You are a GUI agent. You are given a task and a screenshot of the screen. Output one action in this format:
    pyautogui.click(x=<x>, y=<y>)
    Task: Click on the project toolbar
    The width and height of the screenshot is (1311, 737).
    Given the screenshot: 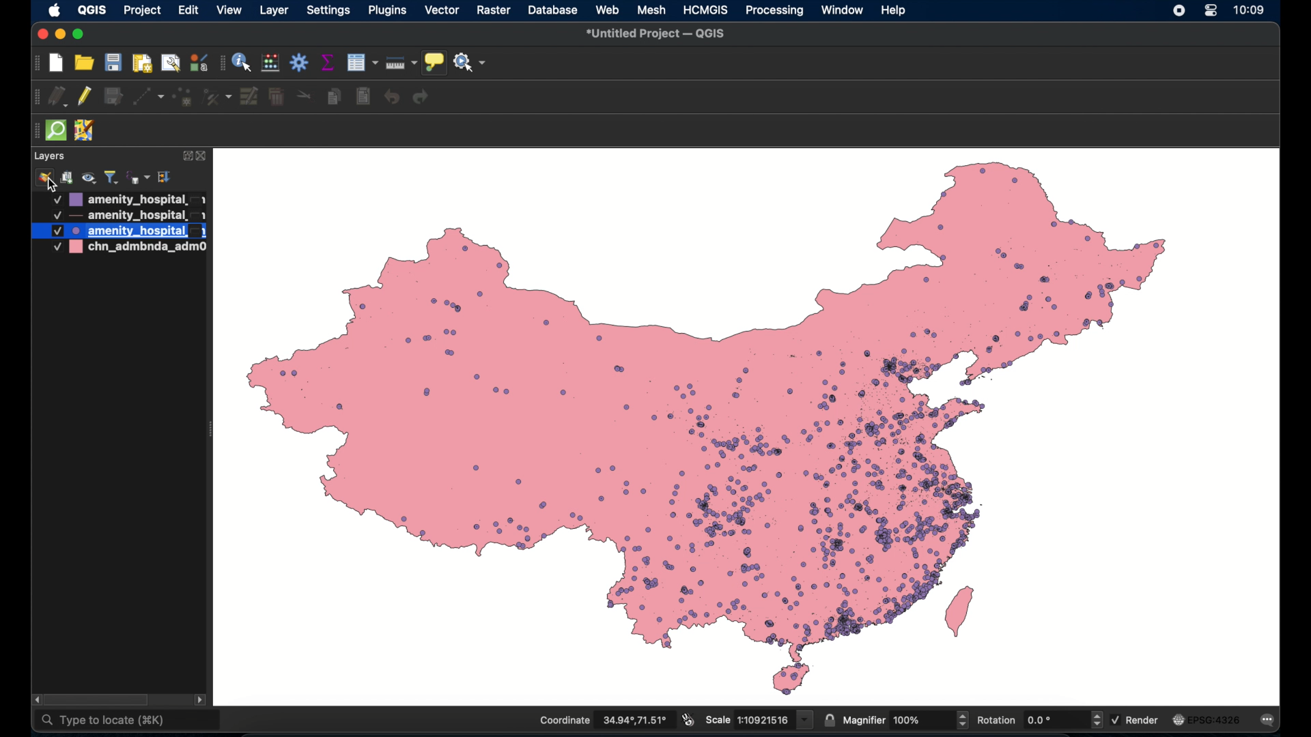 What is the action you would take?
    pyautogui.click(x=36, y=64)
    